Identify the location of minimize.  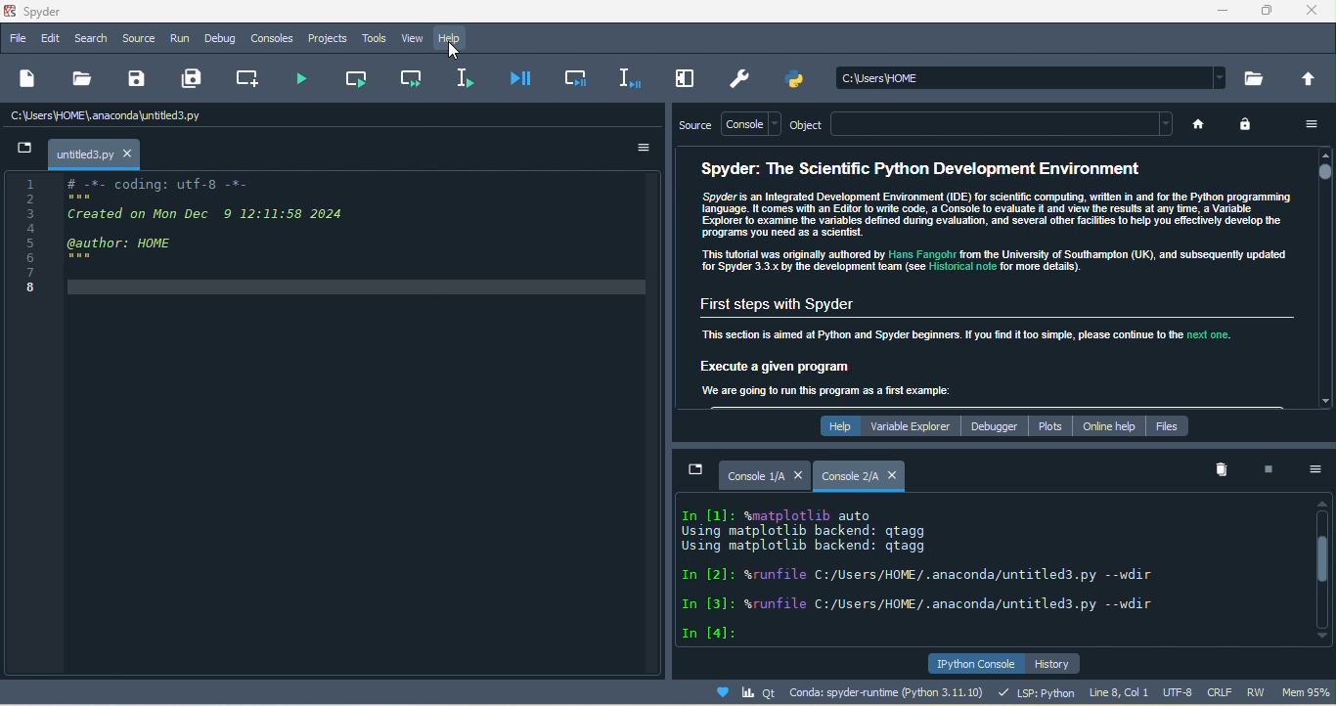
(25, 151).